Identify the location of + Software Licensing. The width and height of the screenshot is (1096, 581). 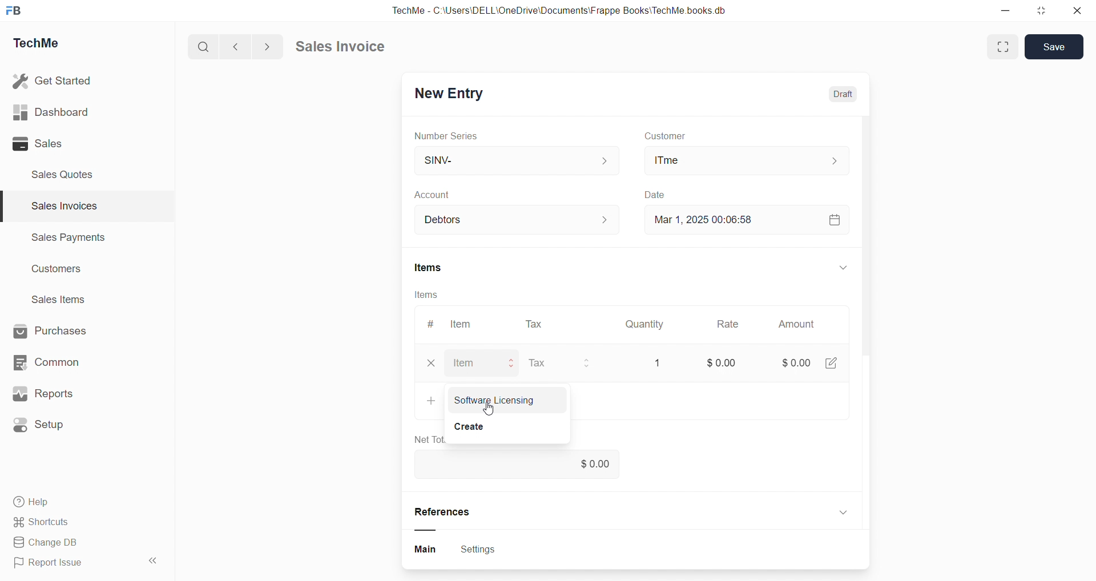
(493, 397).